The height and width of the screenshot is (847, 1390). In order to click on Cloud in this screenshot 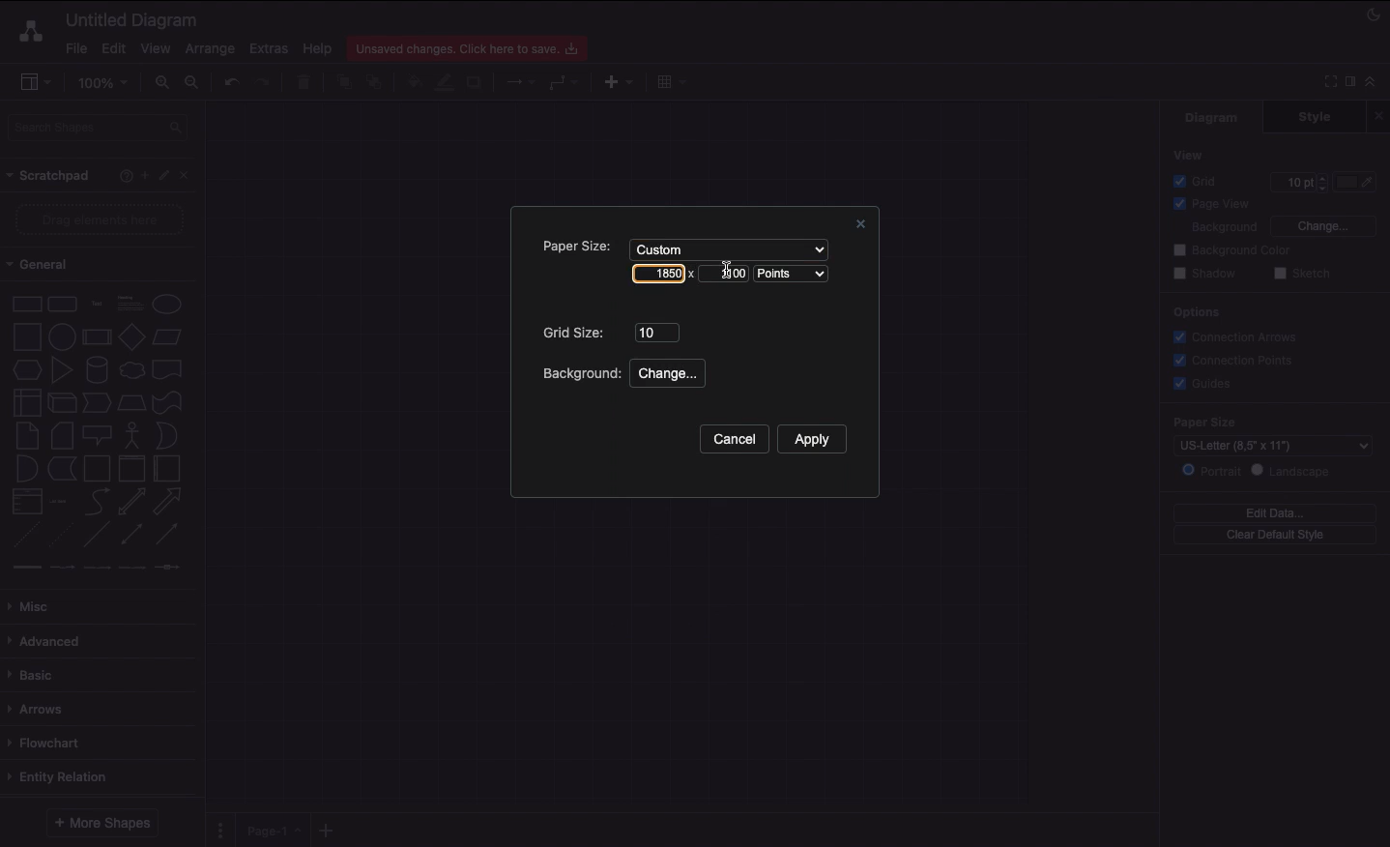, I will do `click(130, 370)`.